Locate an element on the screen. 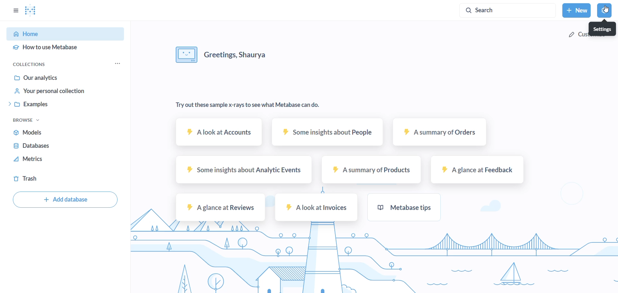 The height and width of the screenshot is (293, 618). A glance at Feedback sample is located at coordinates (478, 169).